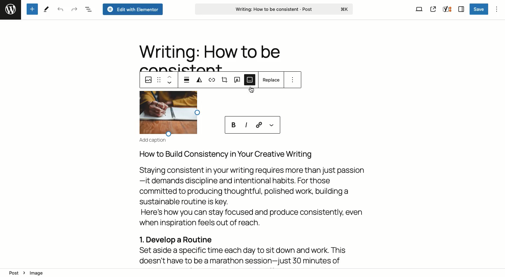  Describe the element at coordinates (187, 79) in the screenshot. I see `Align` at that location.